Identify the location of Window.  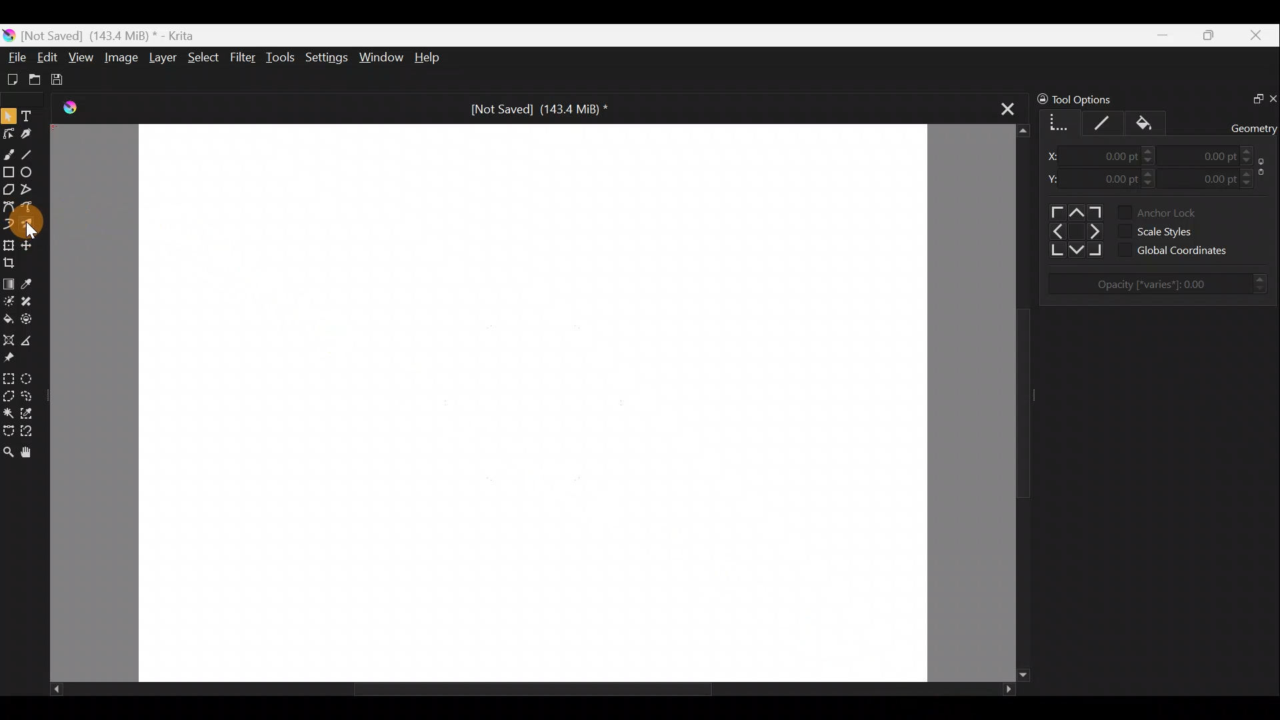
(380, 58).